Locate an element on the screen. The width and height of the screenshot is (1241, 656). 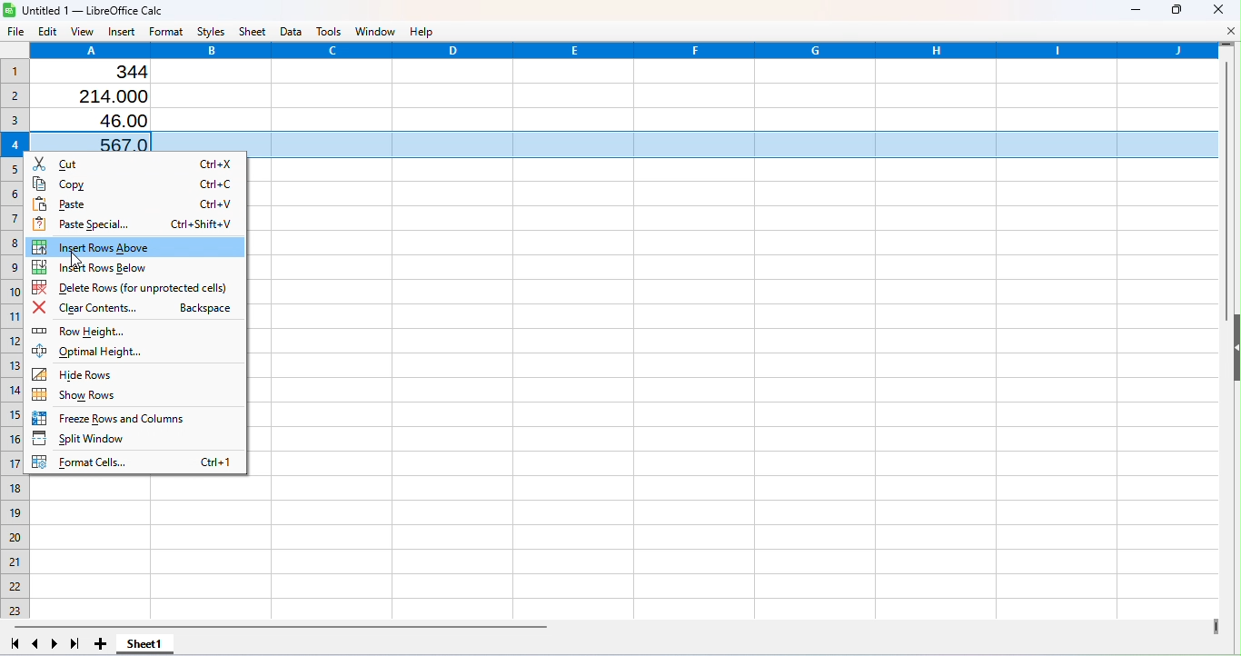
Rows is located at coordinates (13, 334).